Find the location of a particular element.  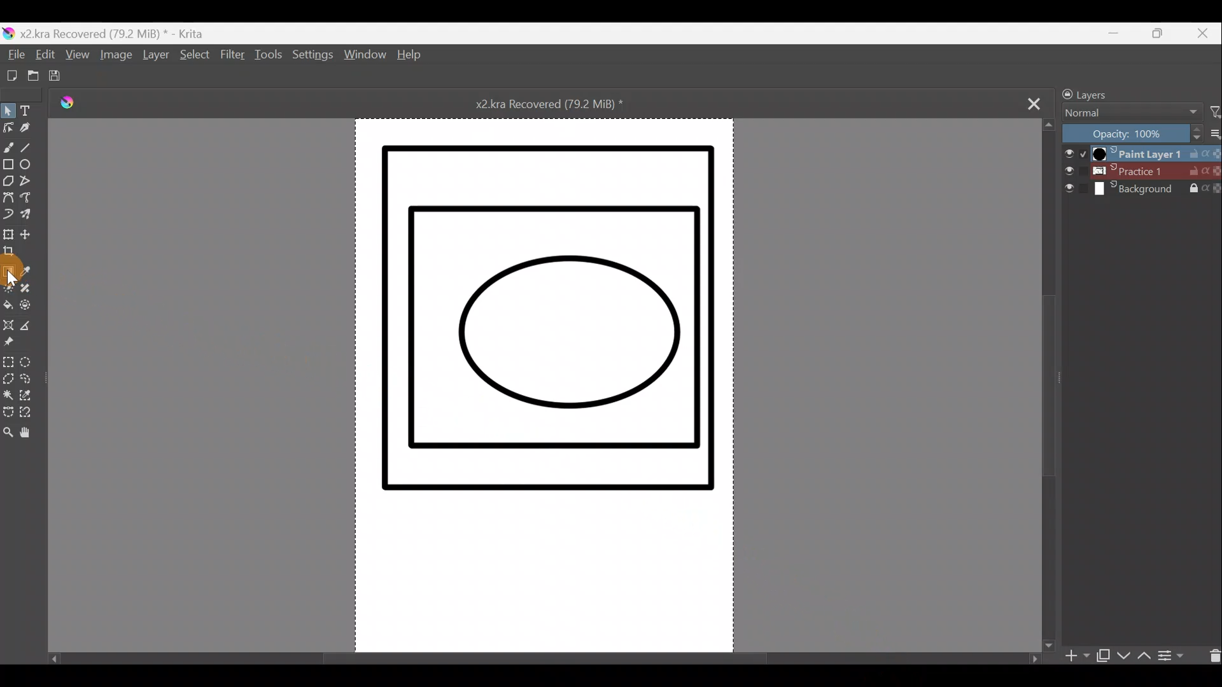

Polyline tool is located at coordinates (31, 183).